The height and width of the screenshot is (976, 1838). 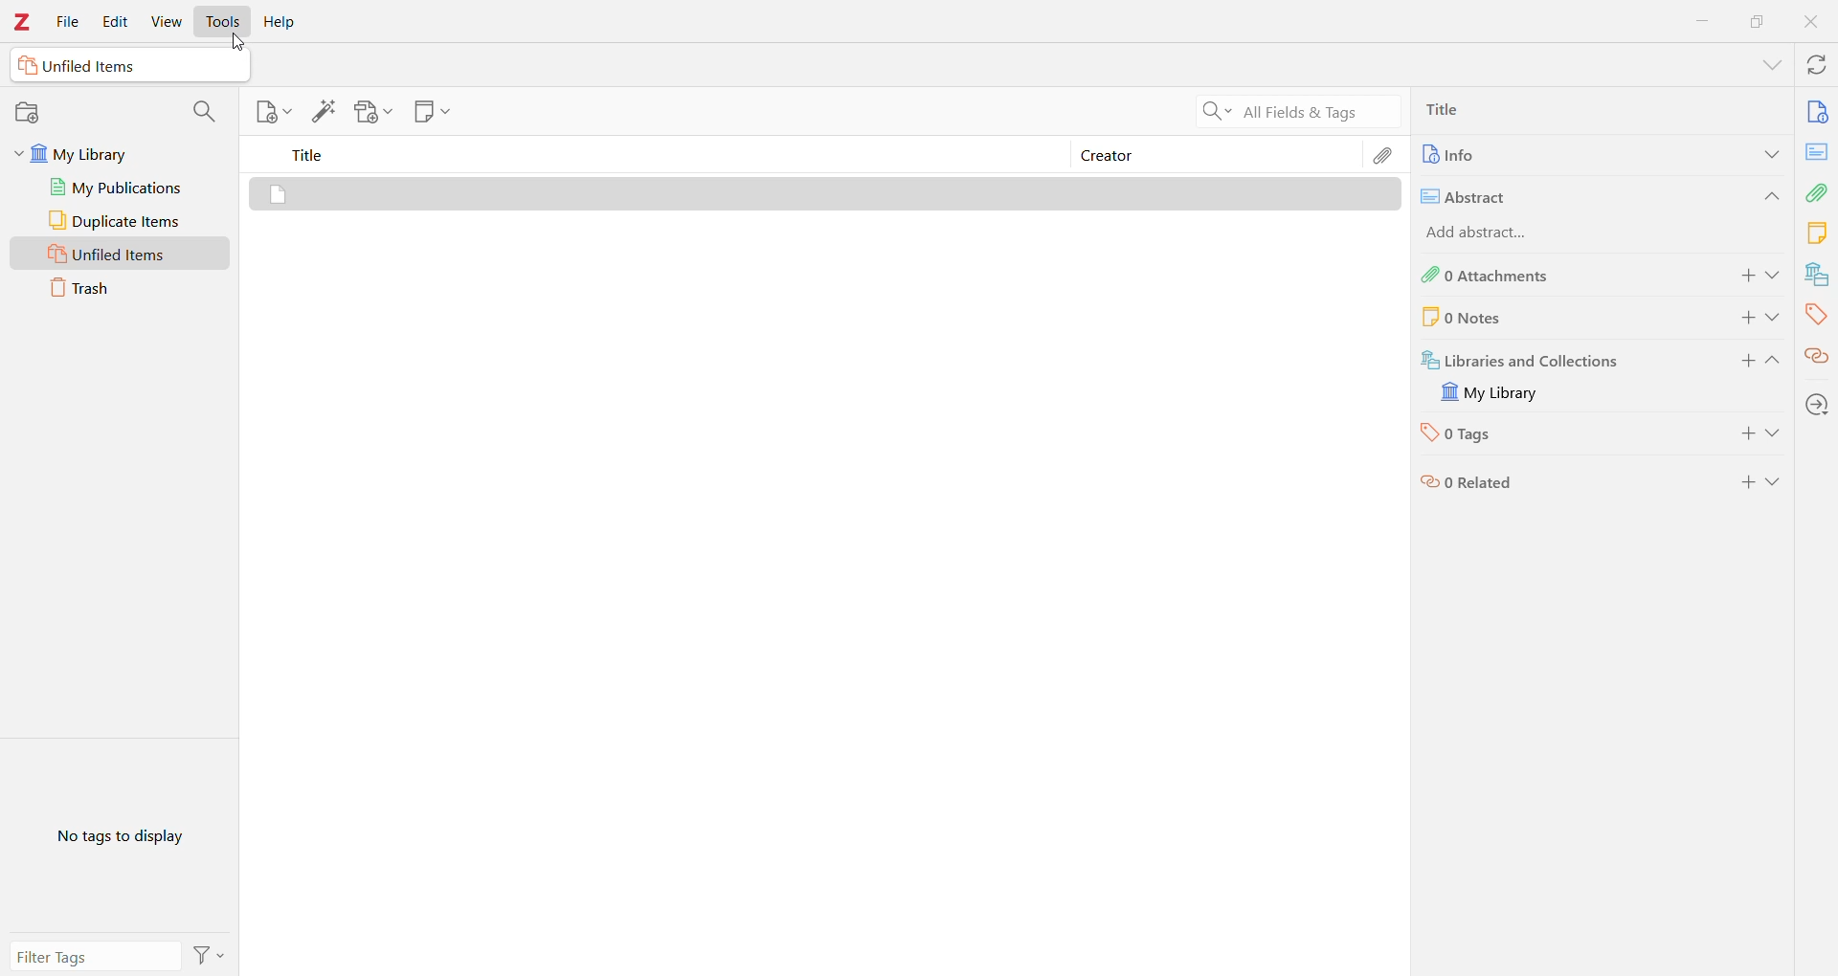 What do you see at coordinates (1557, 480) in the screenshot?
I see `` at bounding box center [1557, 480].